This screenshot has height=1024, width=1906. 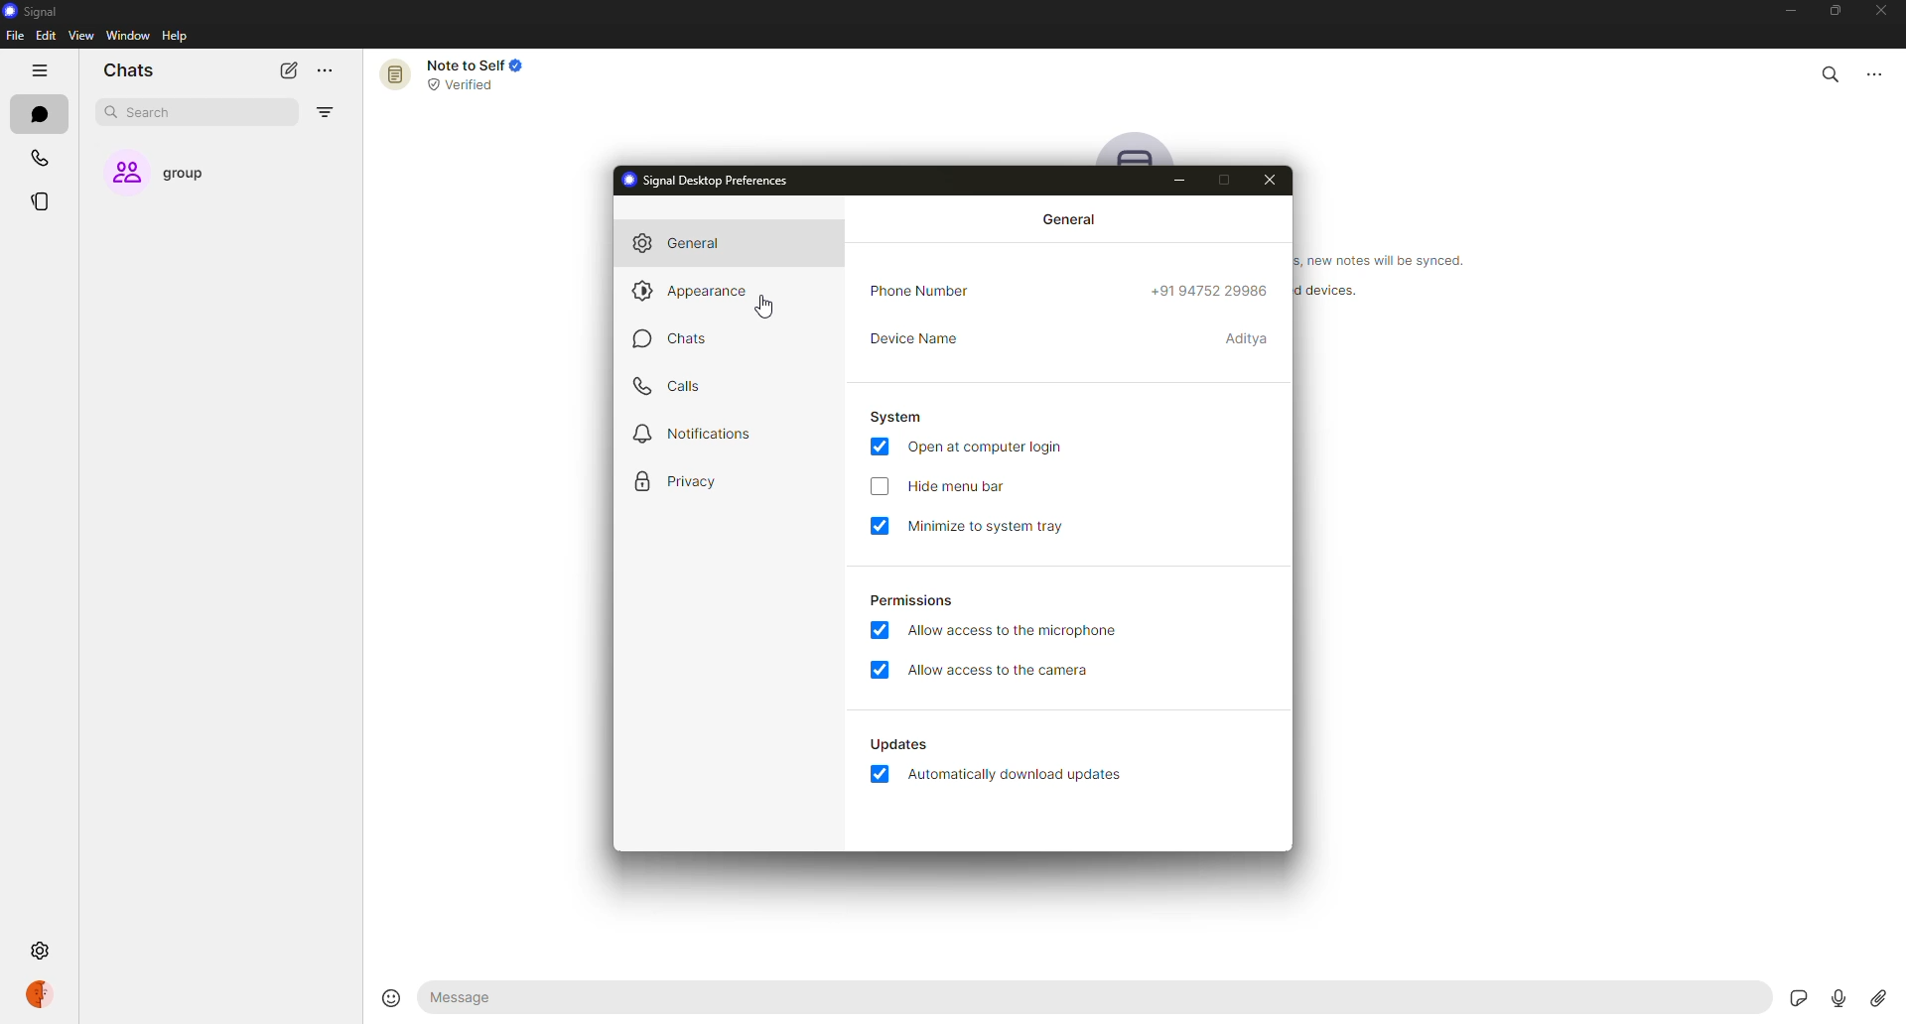 I want to click on phone number, so click(x=927, y=290).